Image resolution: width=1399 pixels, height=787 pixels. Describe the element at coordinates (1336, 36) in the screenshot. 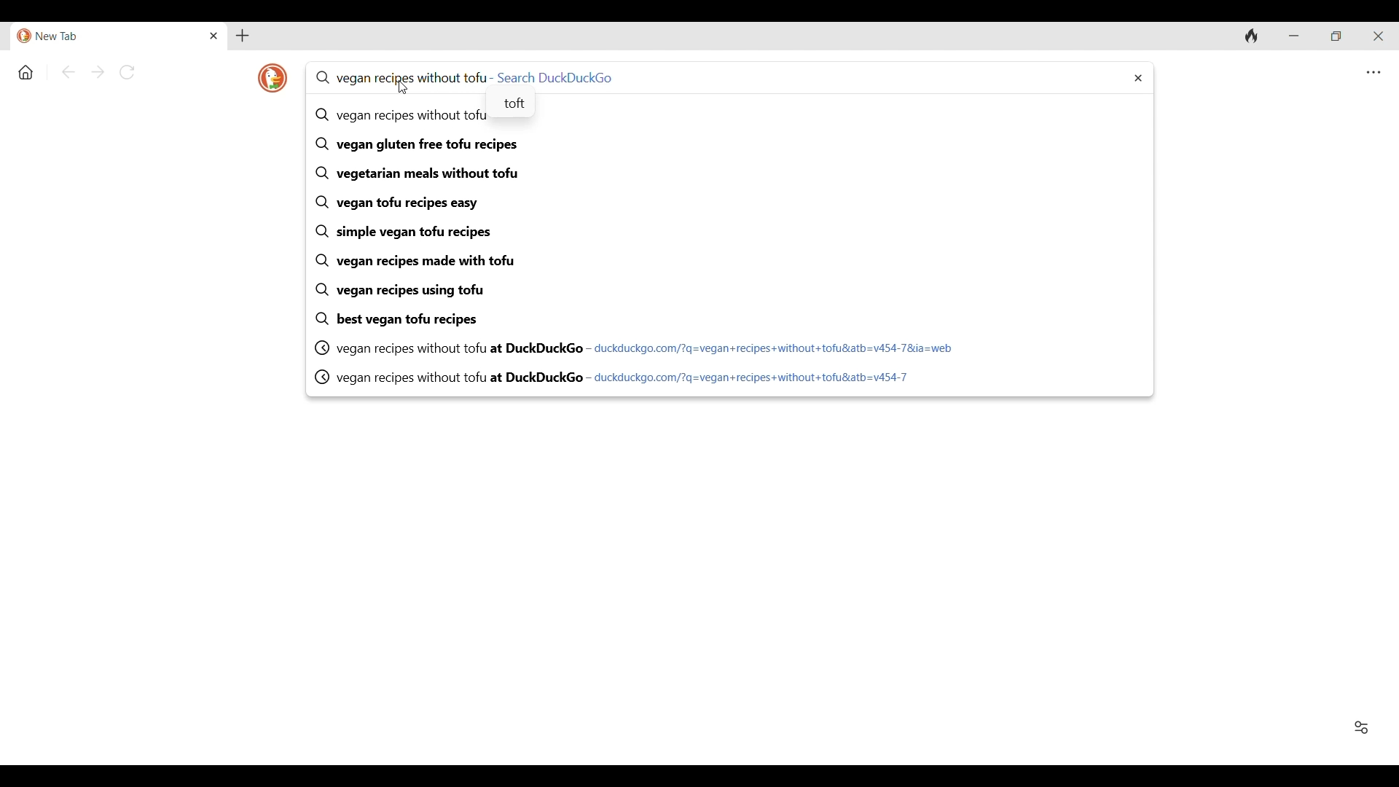

I see `Show interface in a smaller tab` at that location.